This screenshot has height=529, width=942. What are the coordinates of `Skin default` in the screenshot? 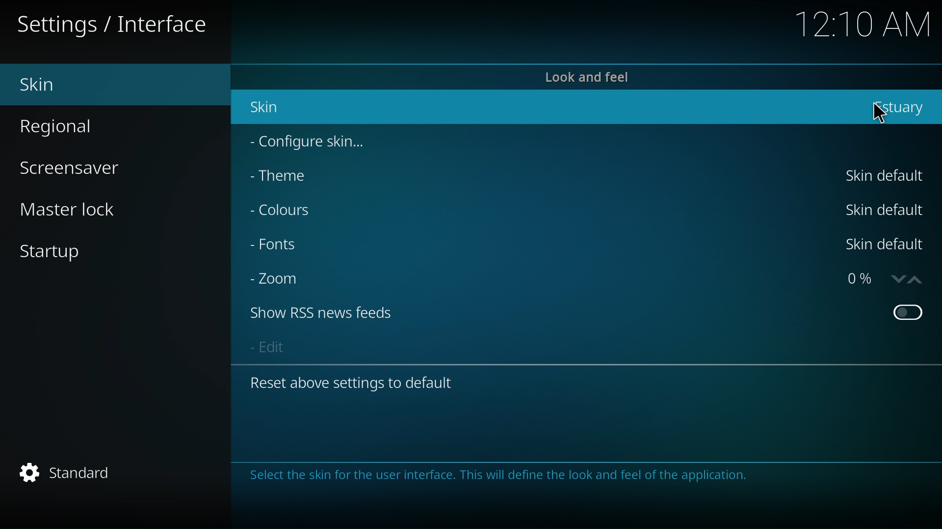 It's located at (884, 176).